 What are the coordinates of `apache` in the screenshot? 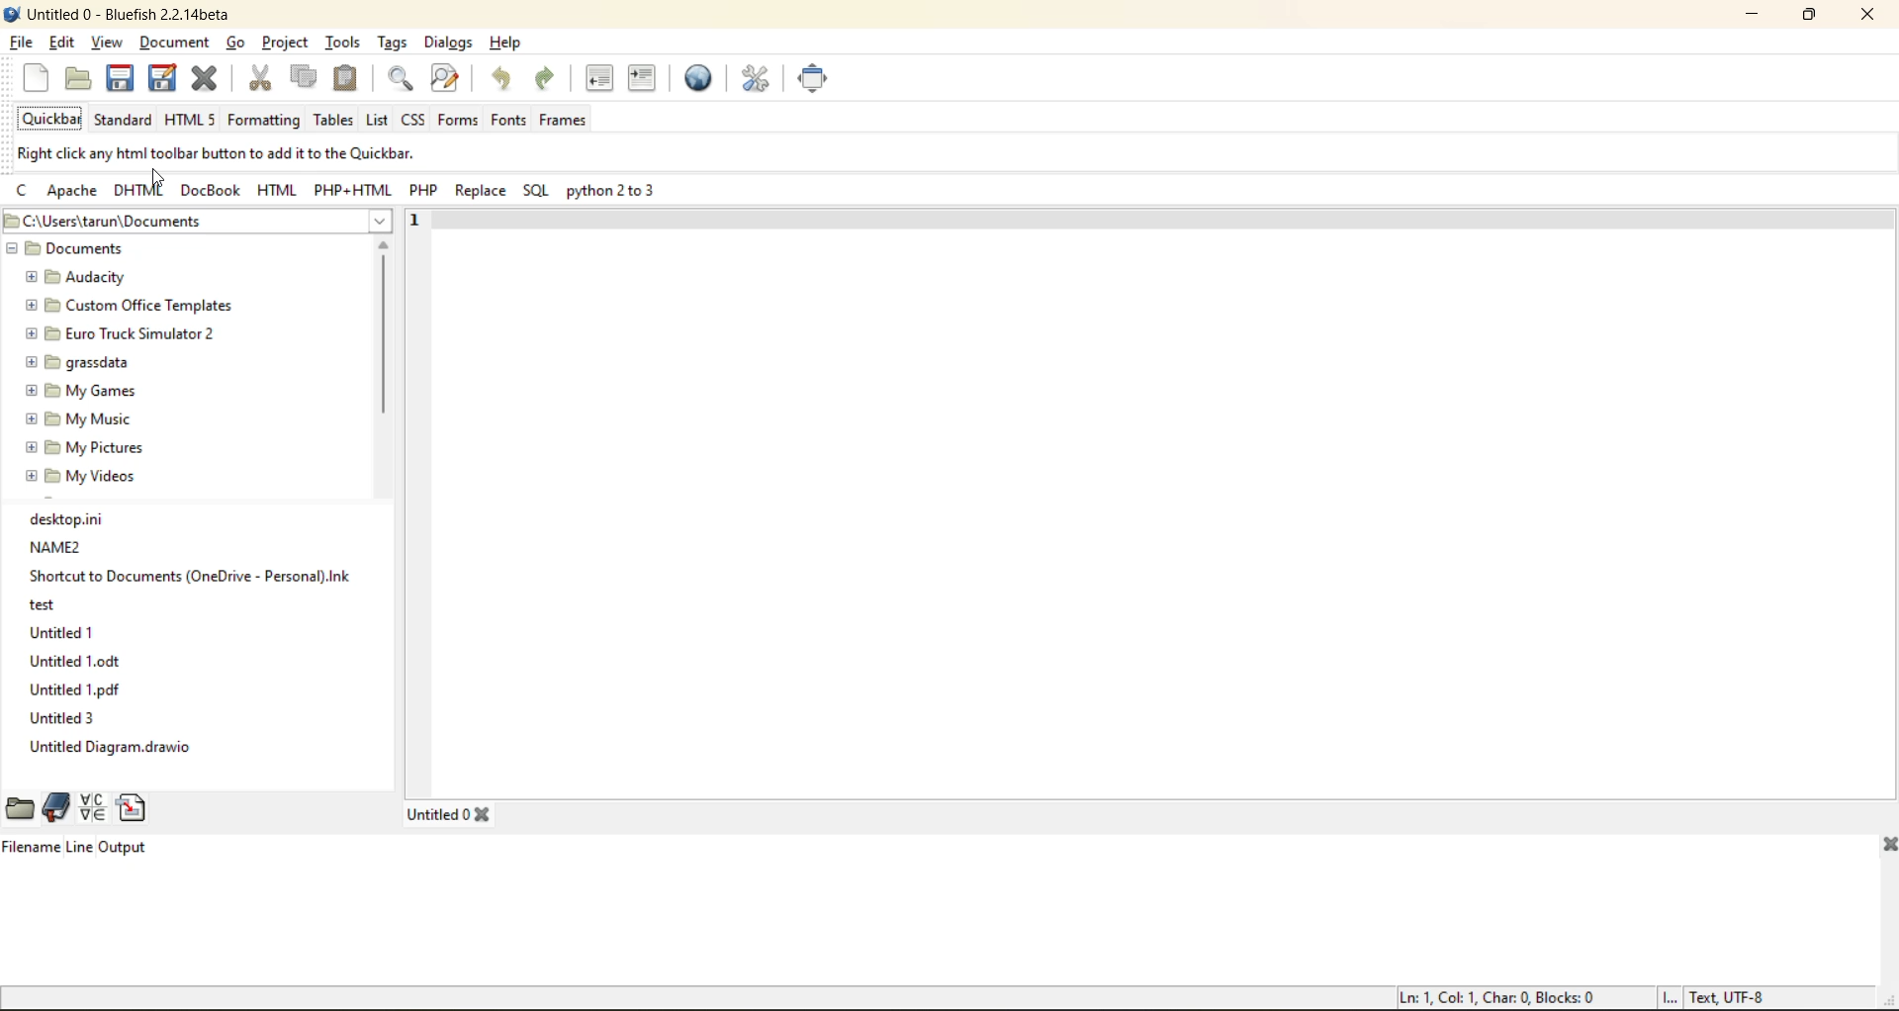 It's located at (74, 194).